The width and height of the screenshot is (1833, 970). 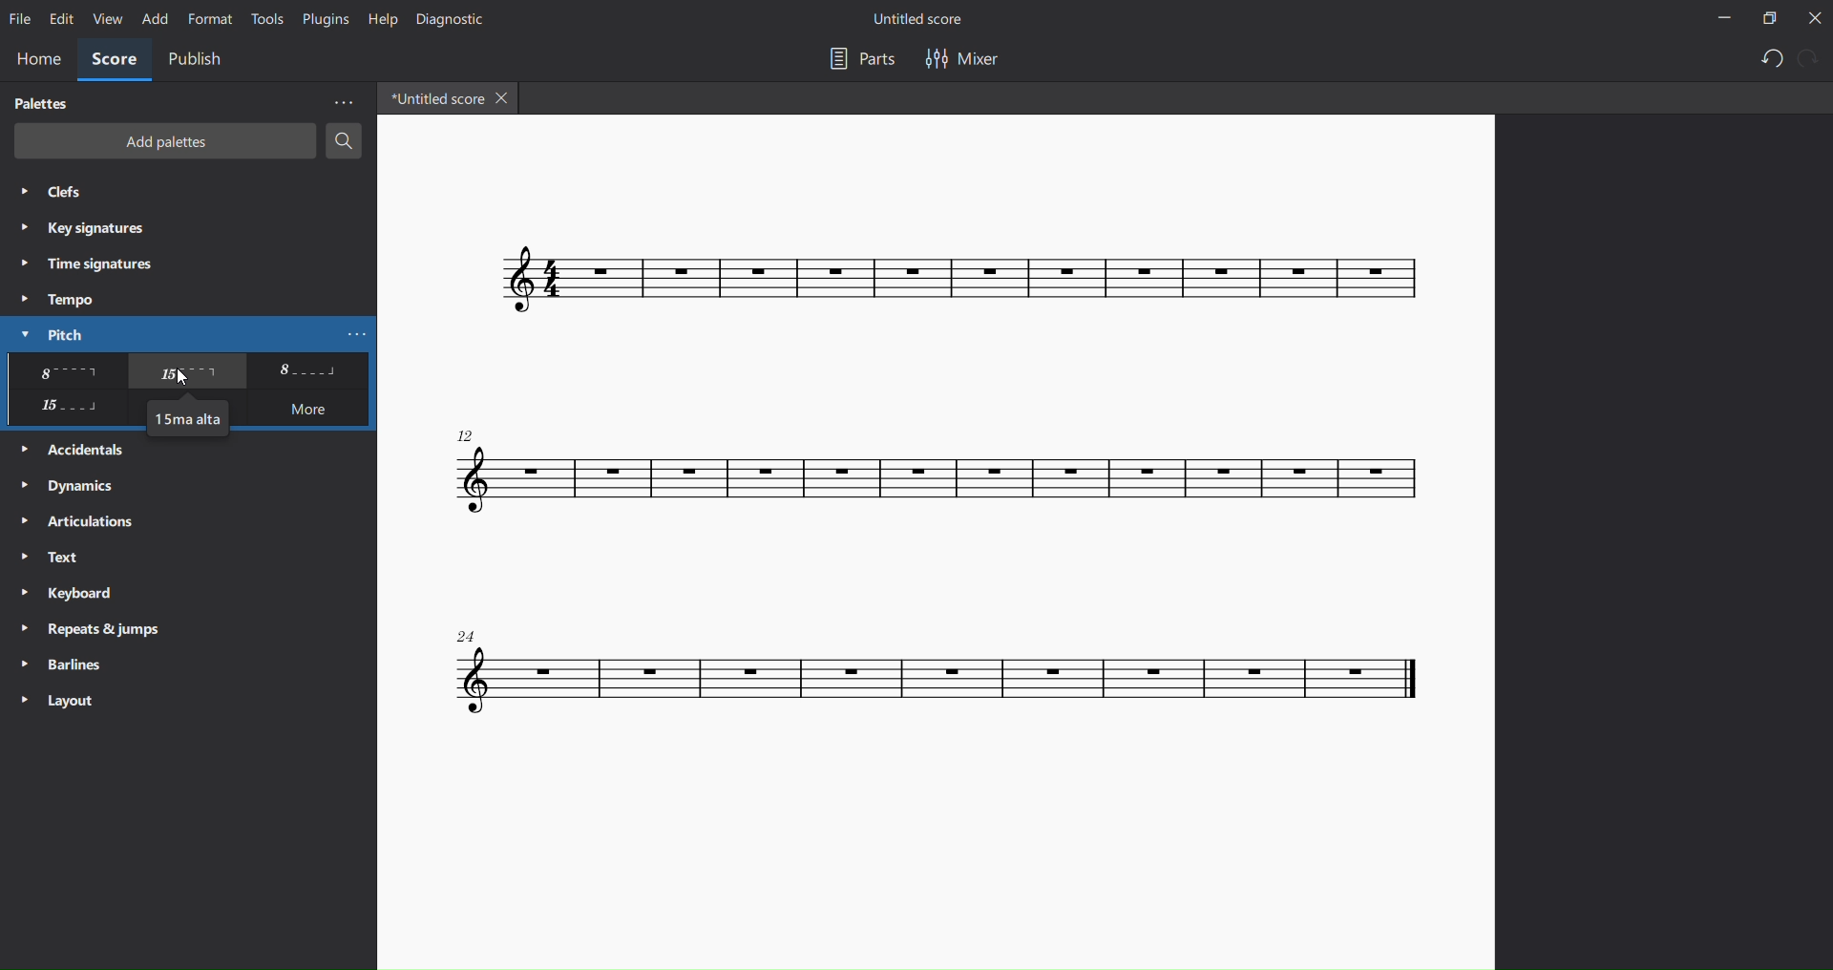 What do you see at coordinates (337, 103) in the screenshot?
I see `more` at bounding box center [337, 103].